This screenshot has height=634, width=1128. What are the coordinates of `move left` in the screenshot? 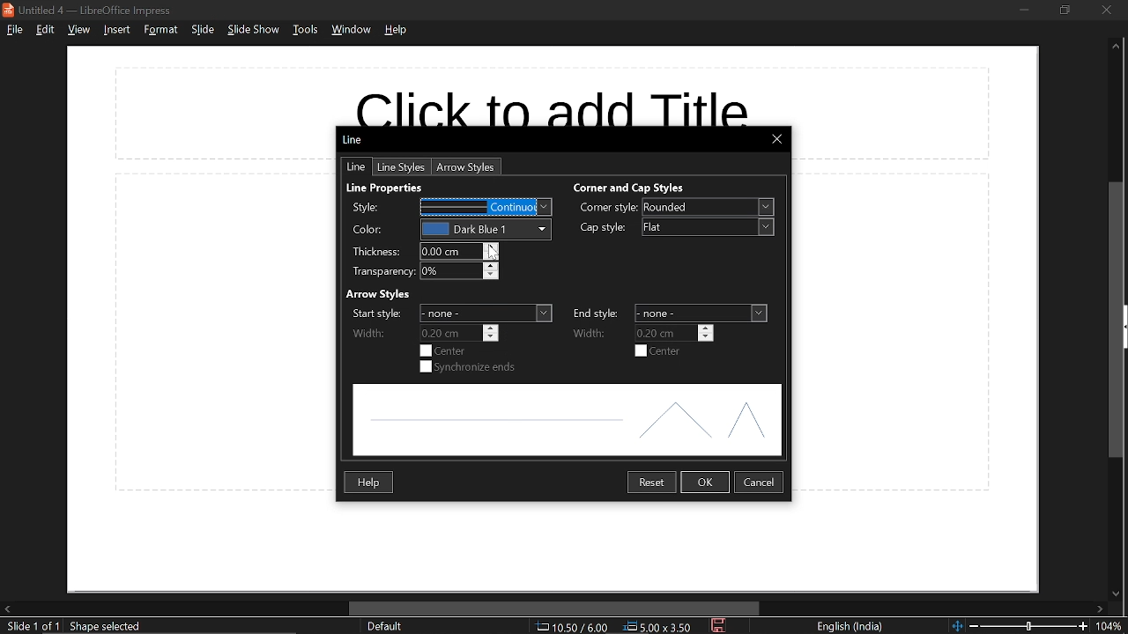 It's located at (7, 608).